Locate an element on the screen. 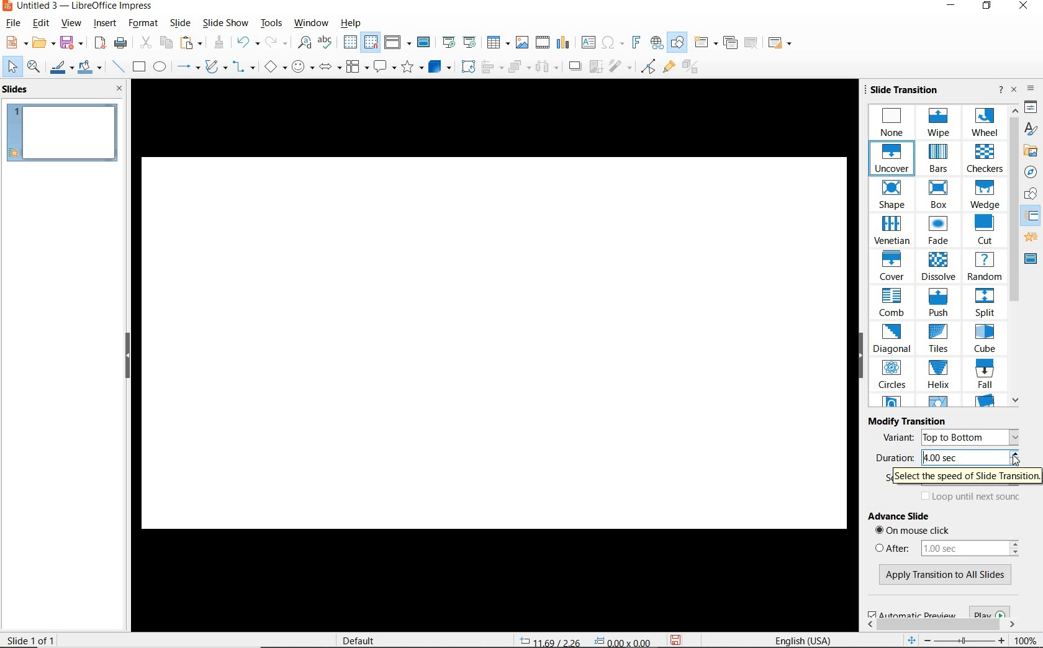 The height and width of the screenshot is (648, 1043). HELIX is located at coordinates (937, 376).